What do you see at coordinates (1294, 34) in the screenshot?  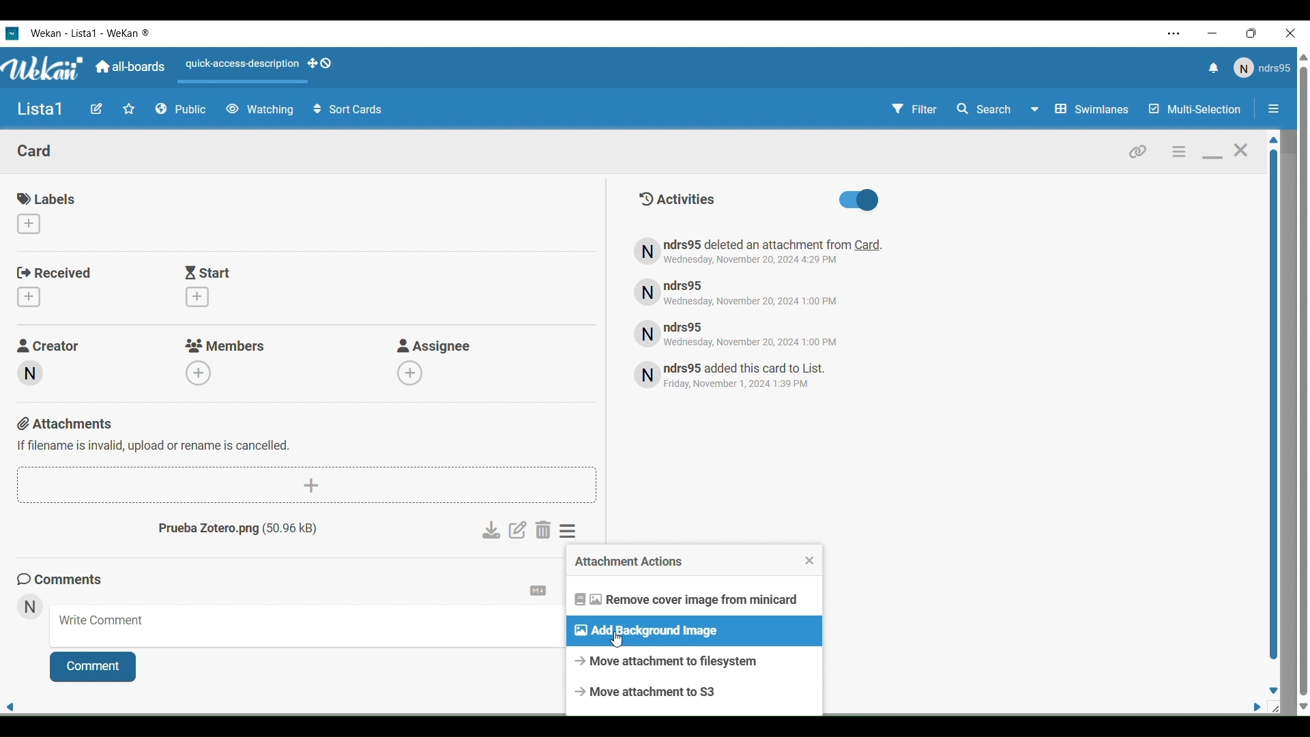 I see `Close` at bounding box center [1294, 34].